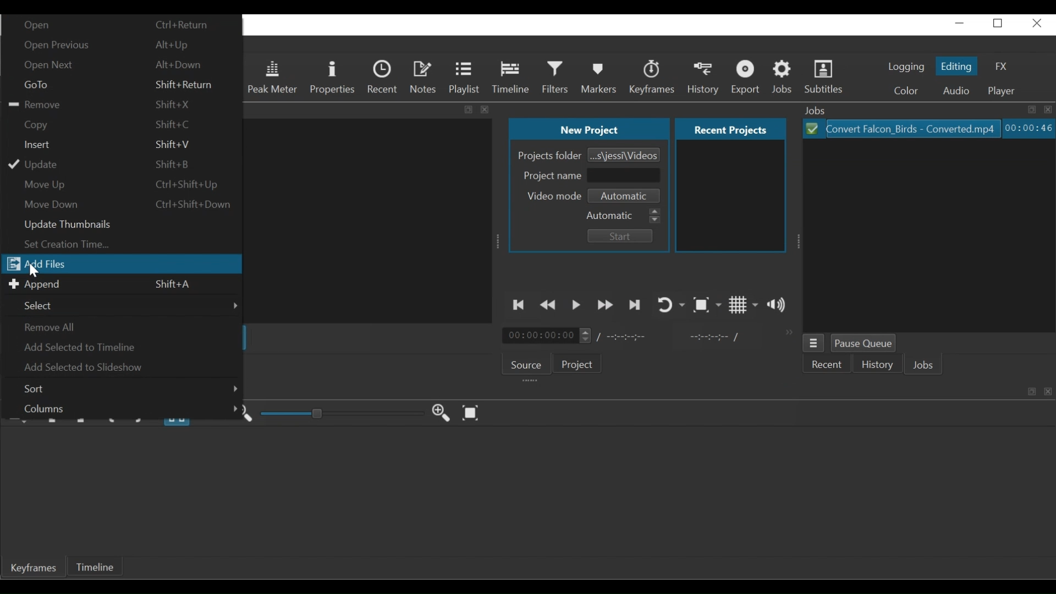 The image size is (1056, 594). I want to click on Remove all, so click(127, 326).